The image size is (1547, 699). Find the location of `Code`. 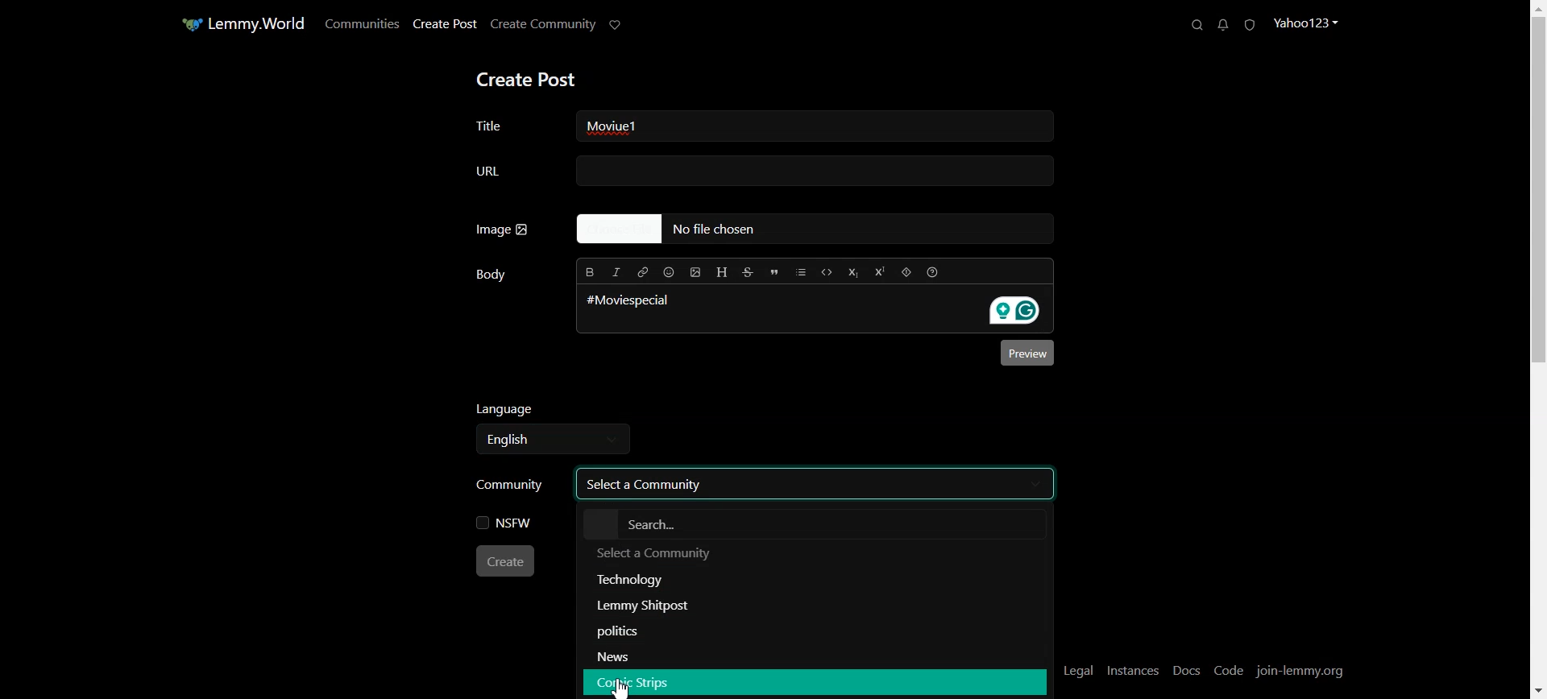

Code is located at coordinates (827, 271).